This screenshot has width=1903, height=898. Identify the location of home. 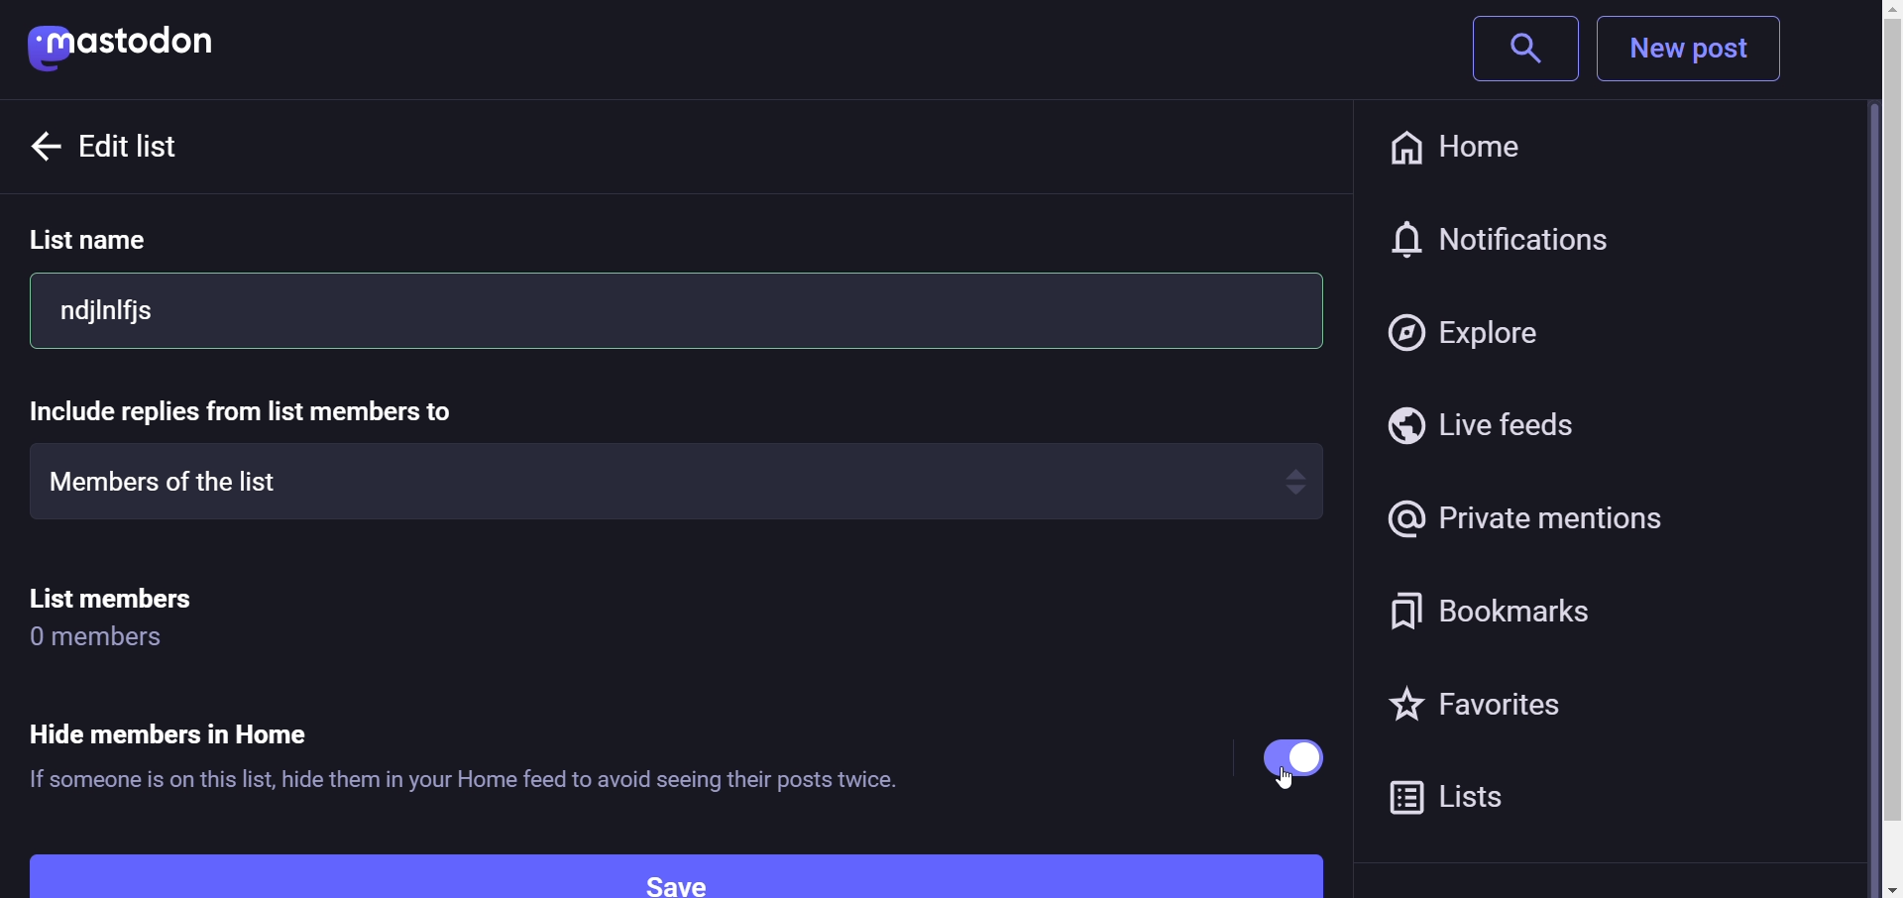
(1470, 147).